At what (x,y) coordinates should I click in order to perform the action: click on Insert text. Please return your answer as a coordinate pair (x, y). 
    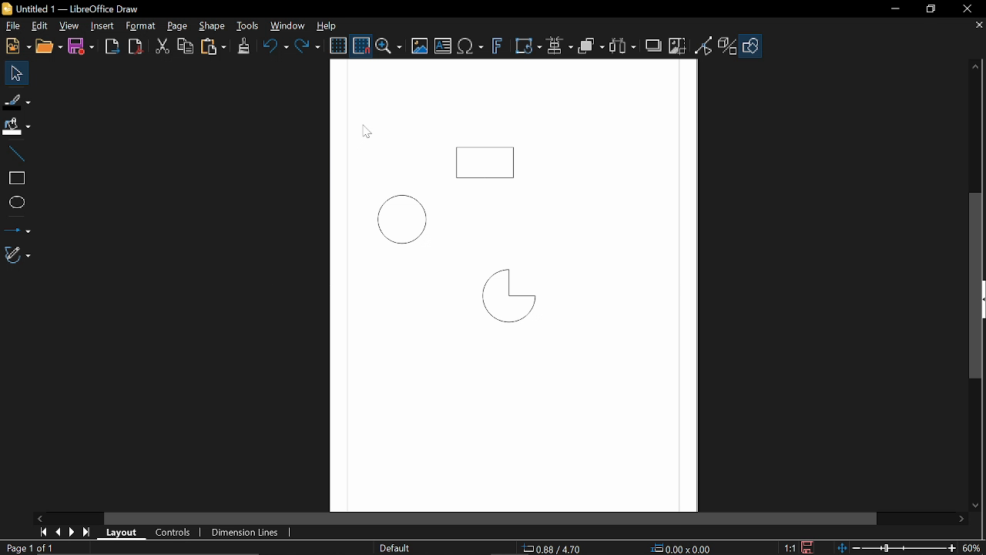
    Looking at the image, I should click on (442, 46).